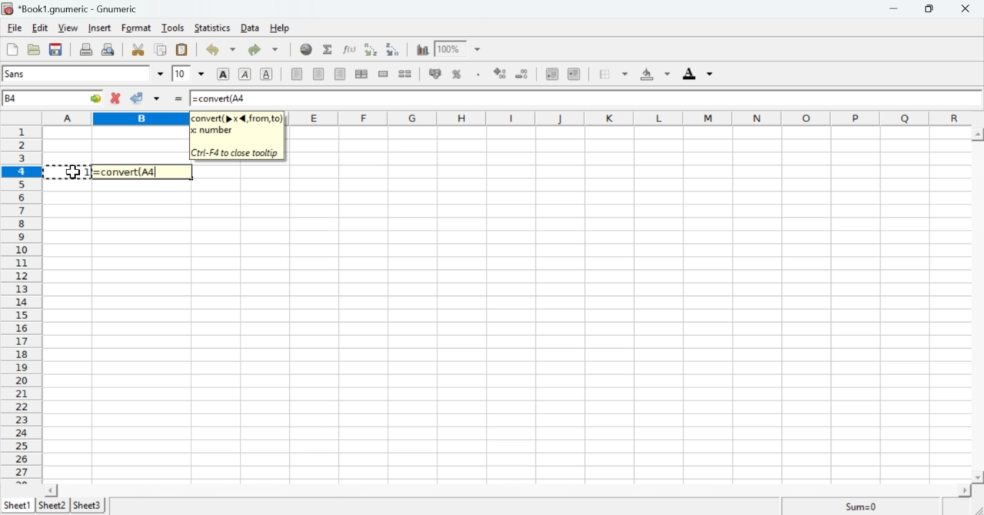 This screenshot has height=515, width=984. Describe the element at coordinates (967, 9) in the screenshot. I see `Cross` at that location.